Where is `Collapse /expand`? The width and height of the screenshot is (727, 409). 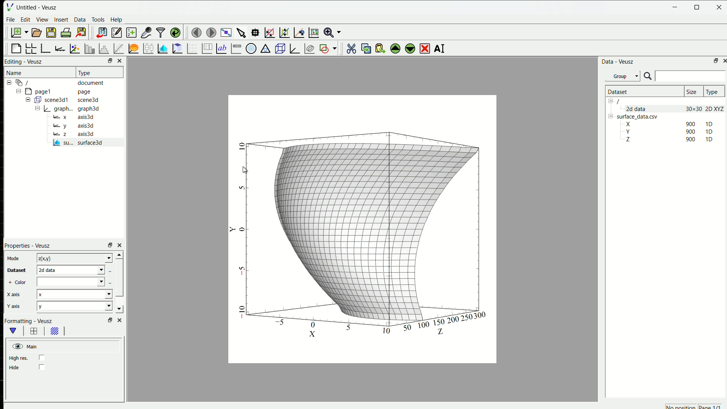
Collapse /expand is located at coordinates (10, 83).